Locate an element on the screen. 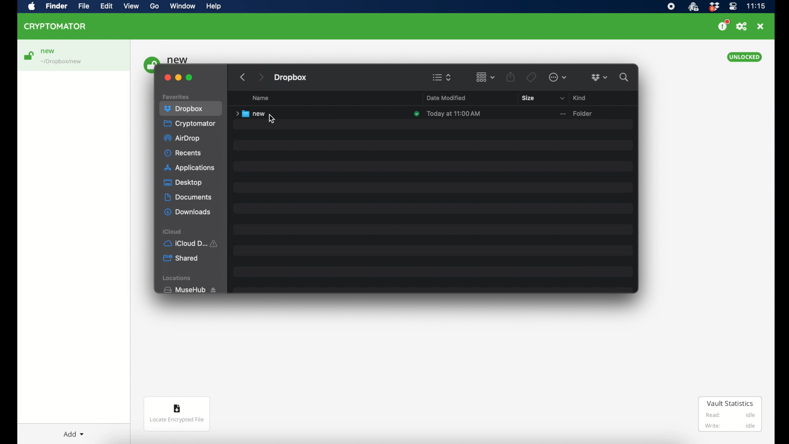  recents is located at coordinates (183, 153).